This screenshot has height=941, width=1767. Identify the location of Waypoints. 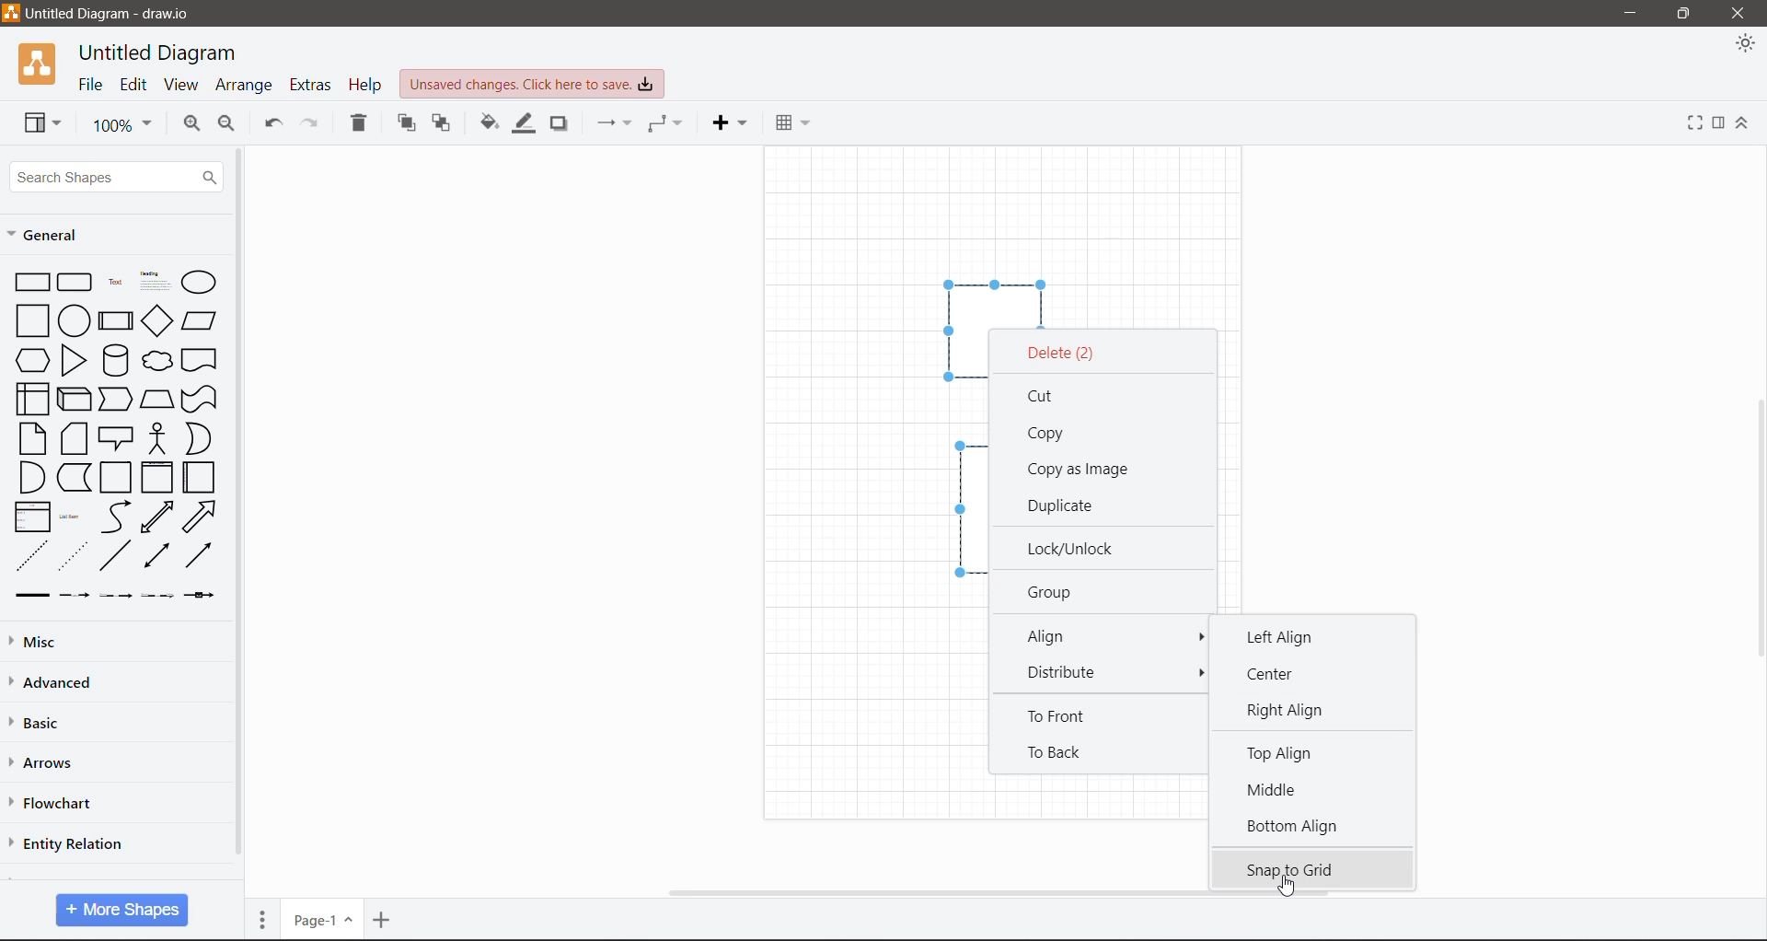
(664, 125).